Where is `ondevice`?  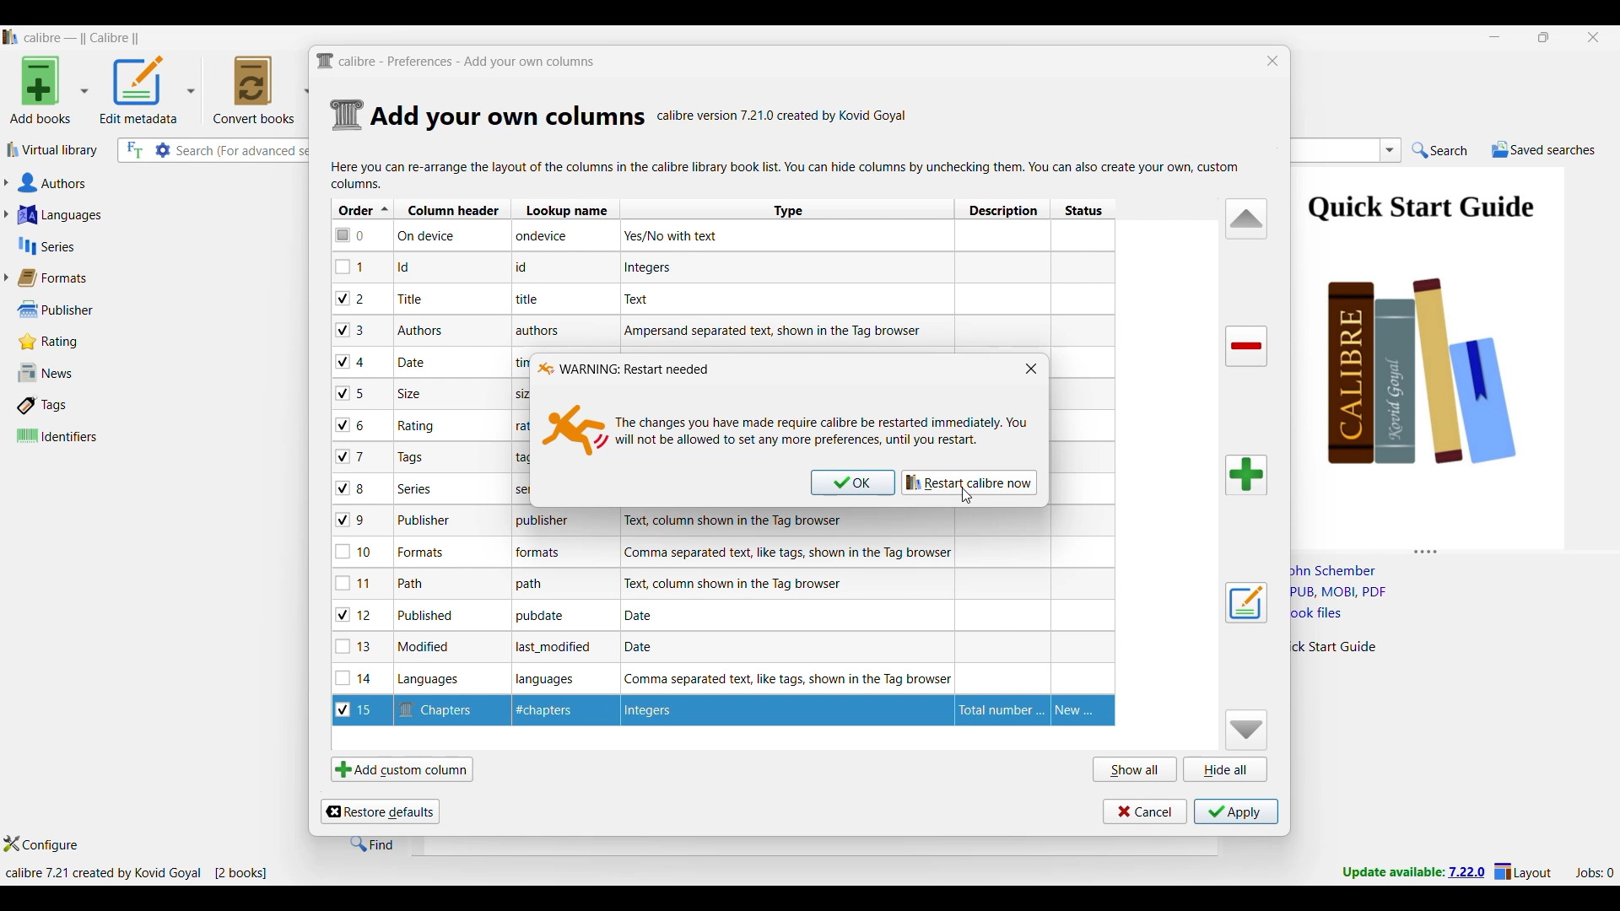 ondevice is located at coordinates (553, 239).